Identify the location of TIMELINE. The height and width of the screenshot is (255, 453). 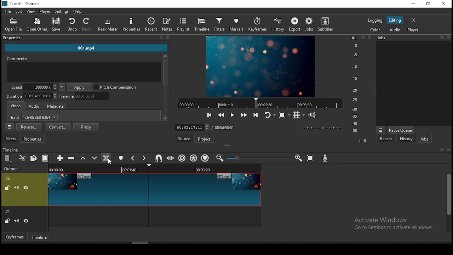
(155, 168).